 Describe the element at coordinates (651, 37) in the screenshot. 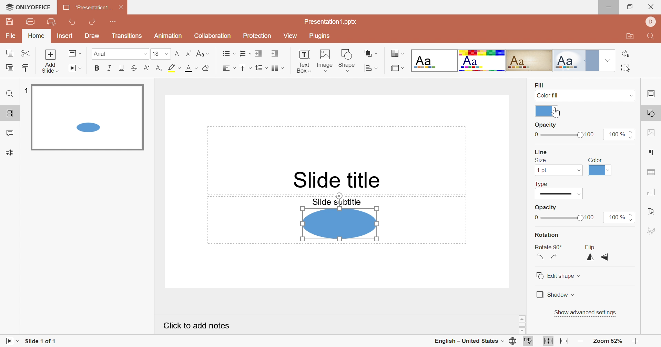

I see `Find` at that location.